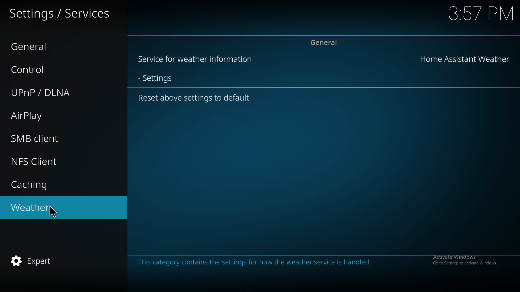 Image resolution: width=520 pixels, height=292 pixels. What do you see at coordinates (158, 79) in the screenshot?
I see `settings` at bounding box center [158, 79].